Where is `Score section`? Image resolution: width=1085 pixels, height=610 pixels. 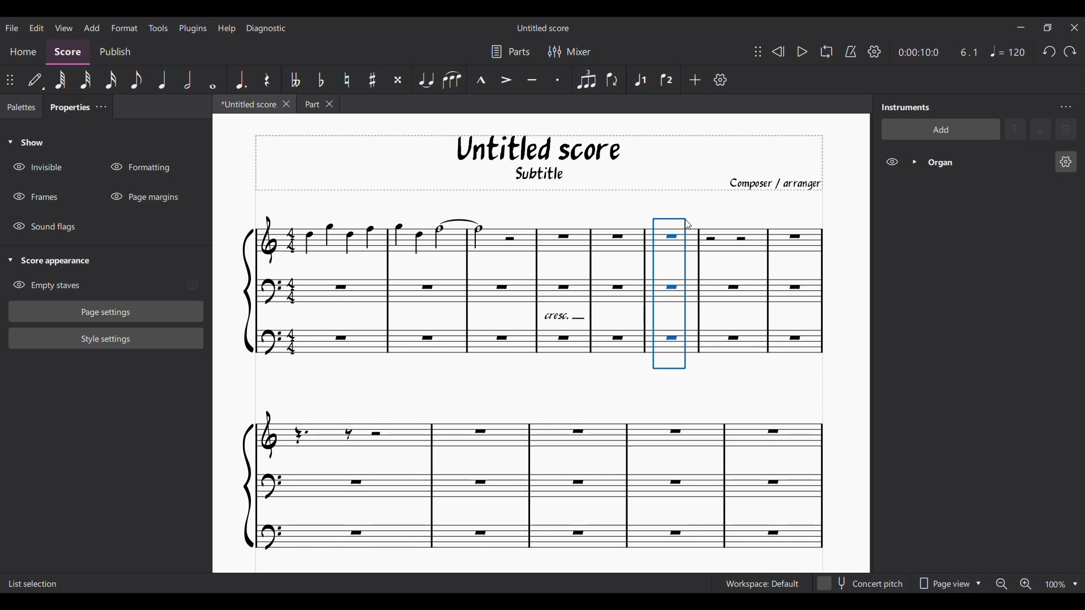
Score section is located at coordinates (67, 53).